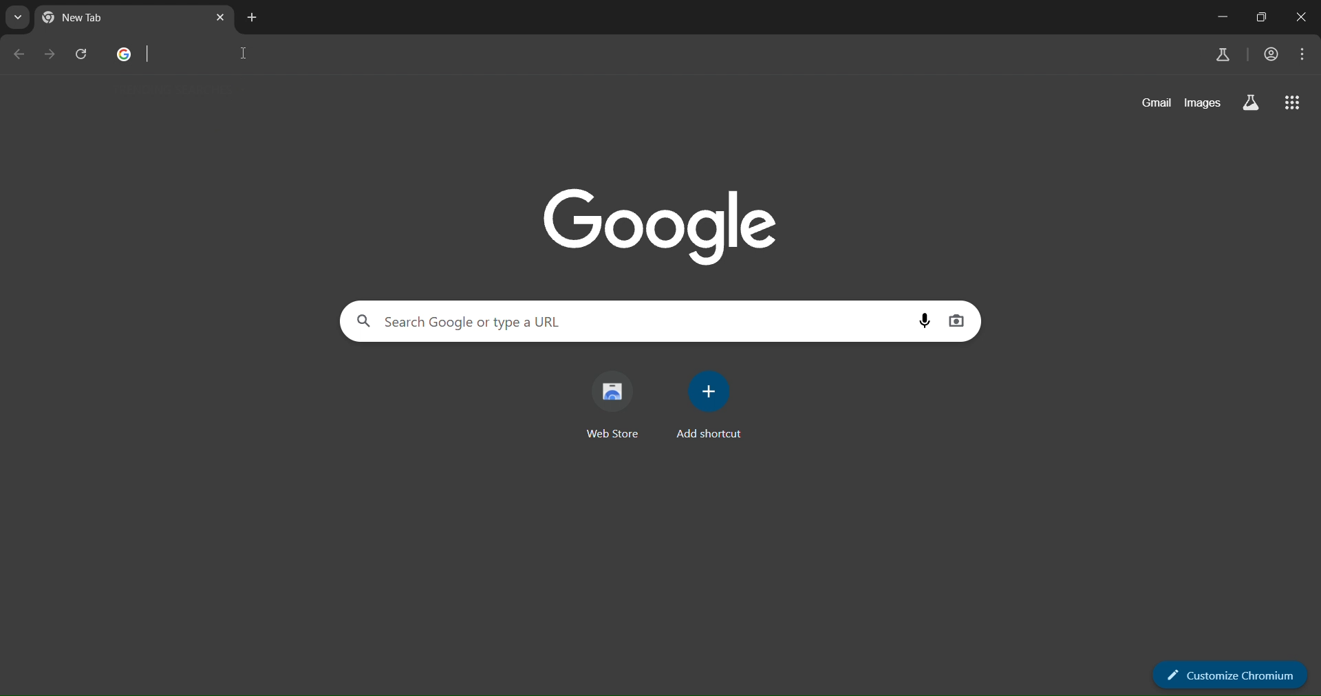 This screenshot has height=696, width=1321. What do you see at coordinates (244, 57) in the screenshot?
I see `cursor` at bounding box center [244, 57].